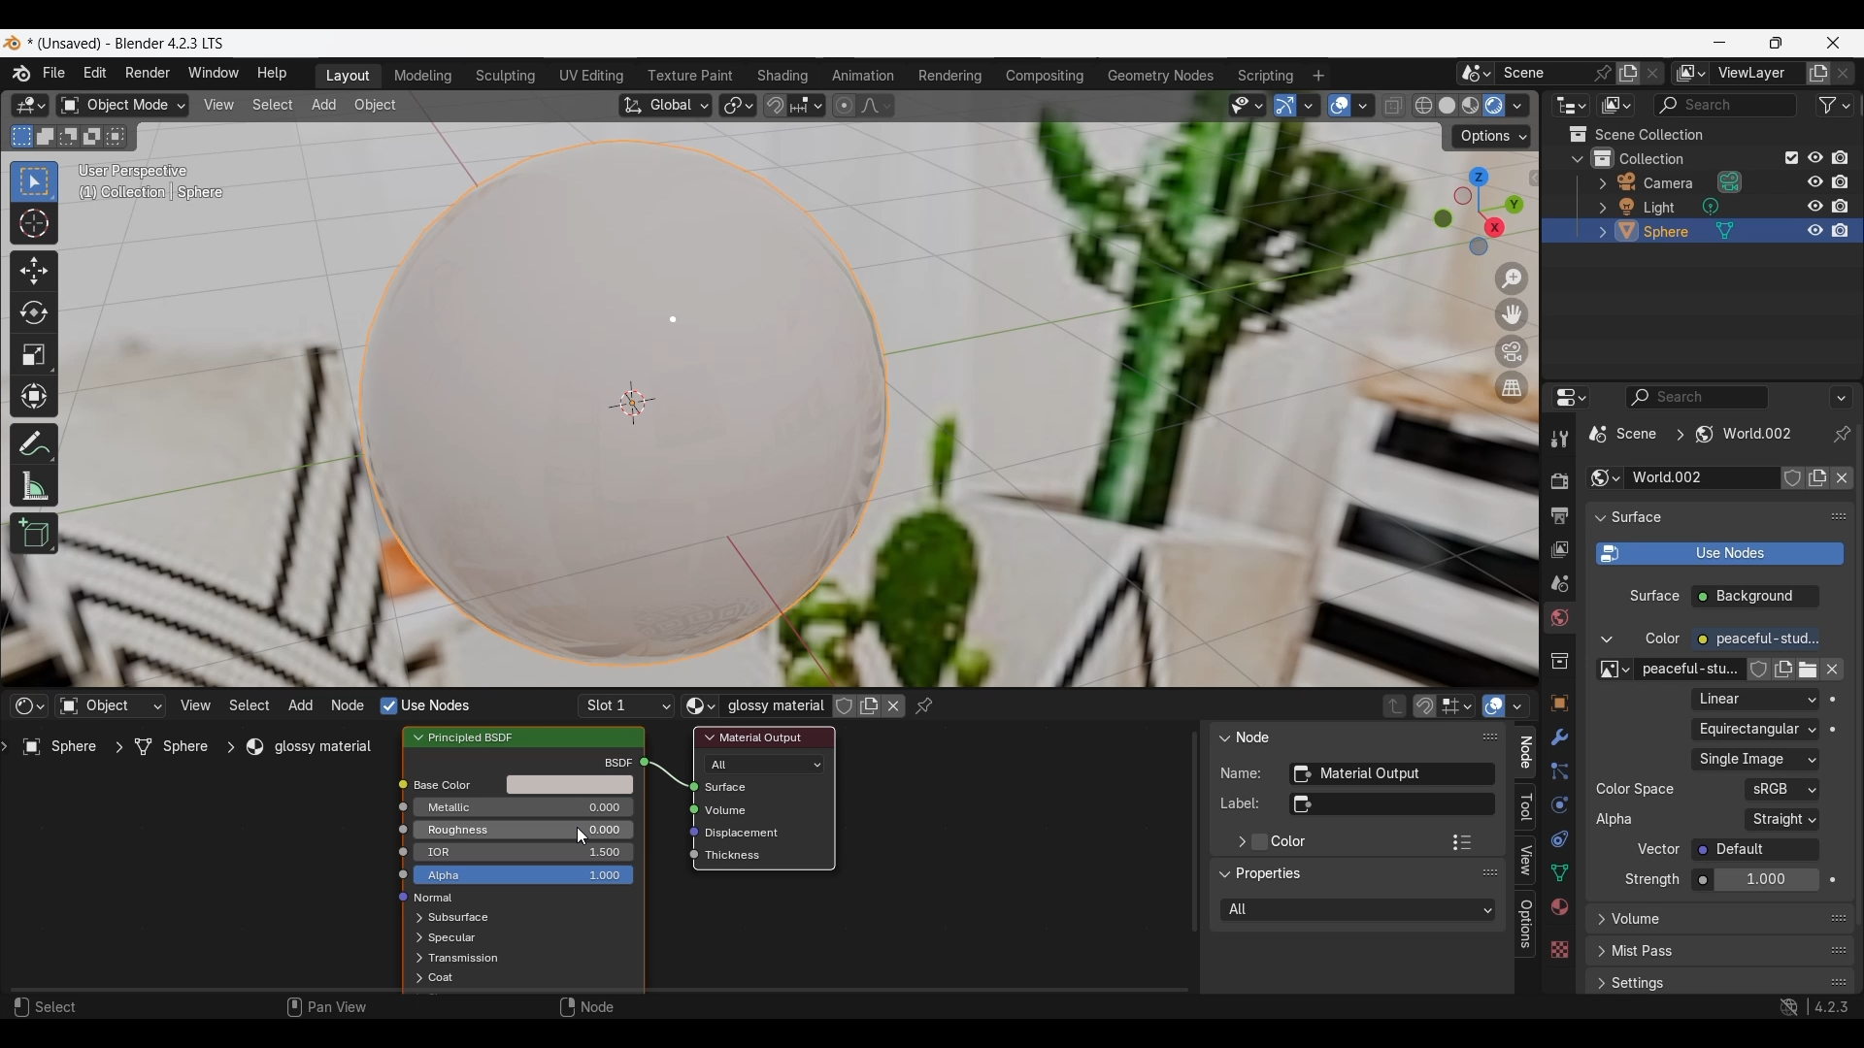  Describe the element at coordinates (1340, 106) in the screenshot. I see `Show overlay` at that location.